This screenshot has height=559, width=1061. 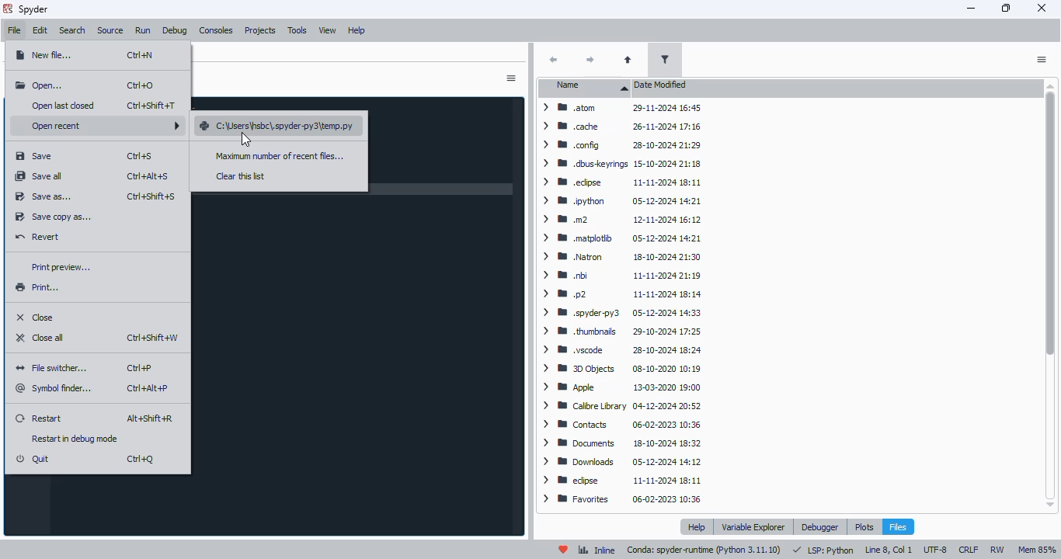 I want to click on > WM Calibre Library 04-12-2024 20:52., so click(x=621, y=407).